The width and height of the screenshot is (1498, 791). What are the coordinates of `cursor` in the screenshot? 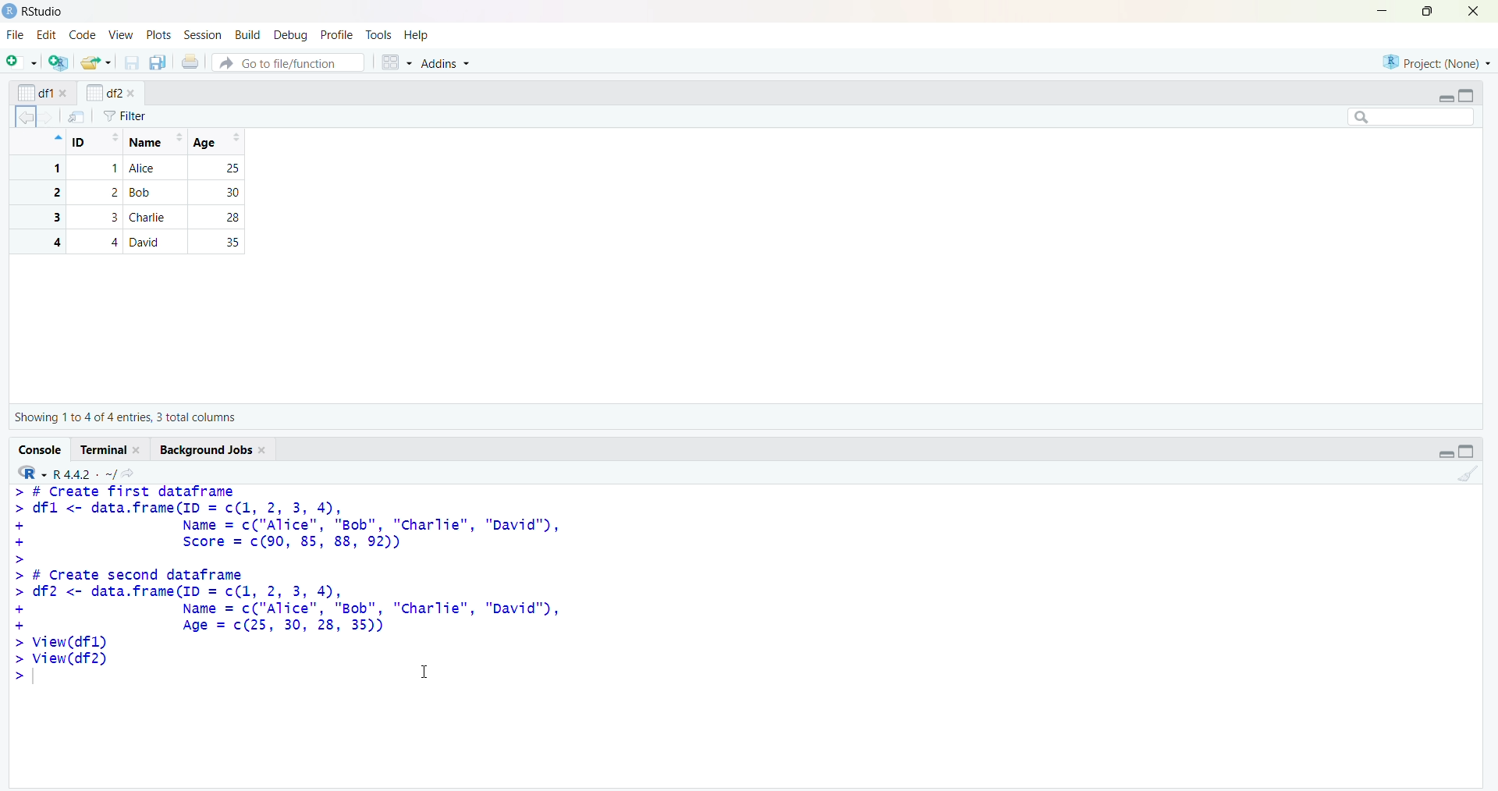 It's located at (425, 671).